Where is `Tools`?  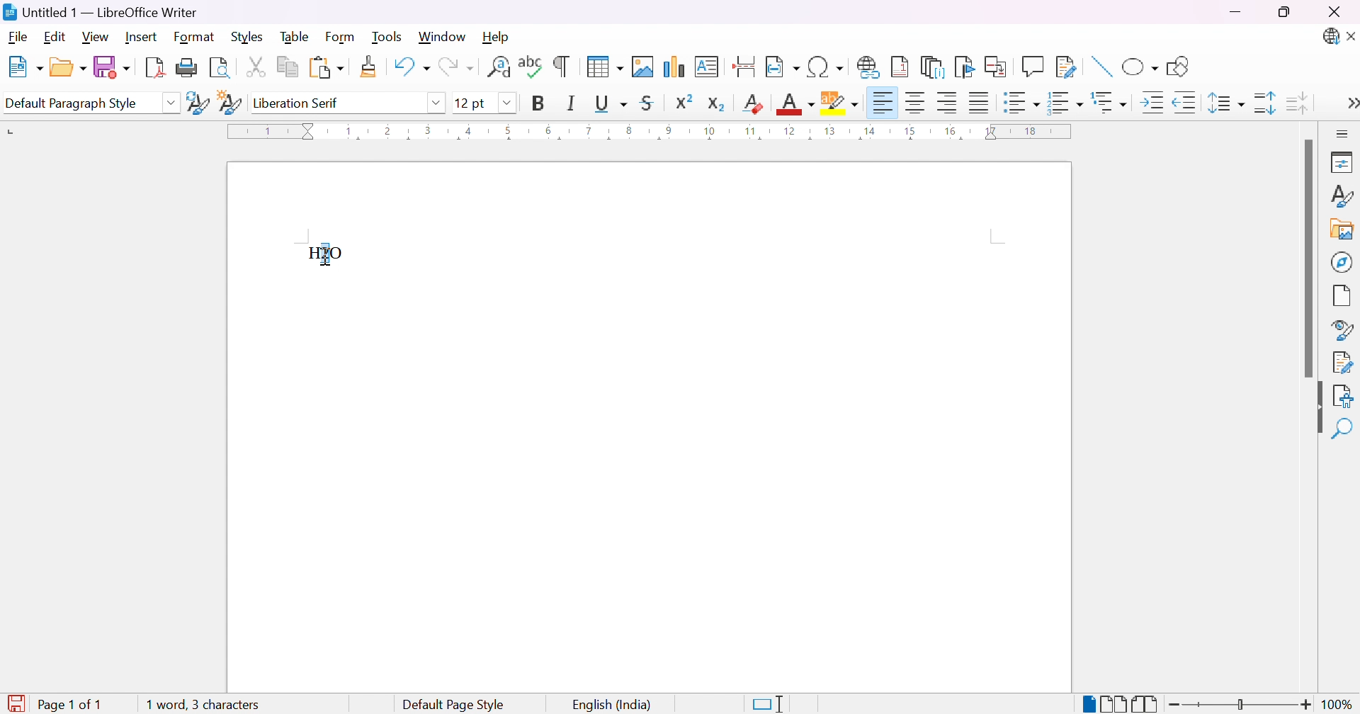 Tools is located at coordinates (390, 38).